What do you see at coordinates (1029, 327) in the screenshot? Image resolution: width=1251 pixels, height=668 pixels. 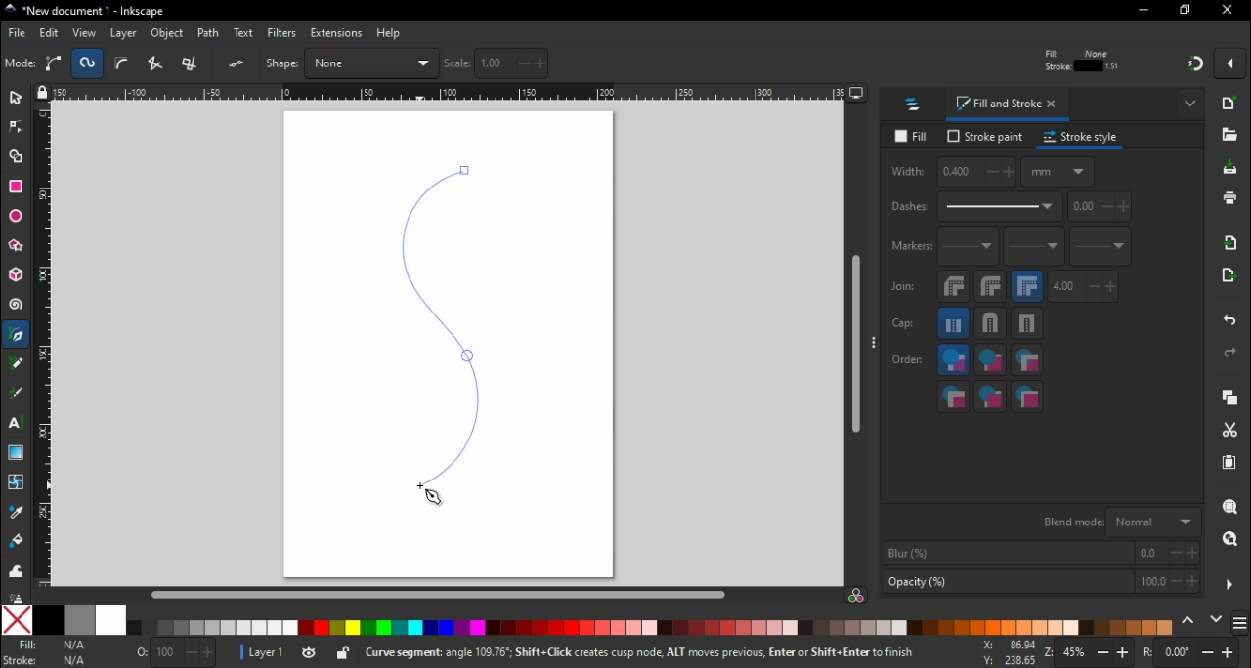 I see `square` at bounding box center [1029, 327].